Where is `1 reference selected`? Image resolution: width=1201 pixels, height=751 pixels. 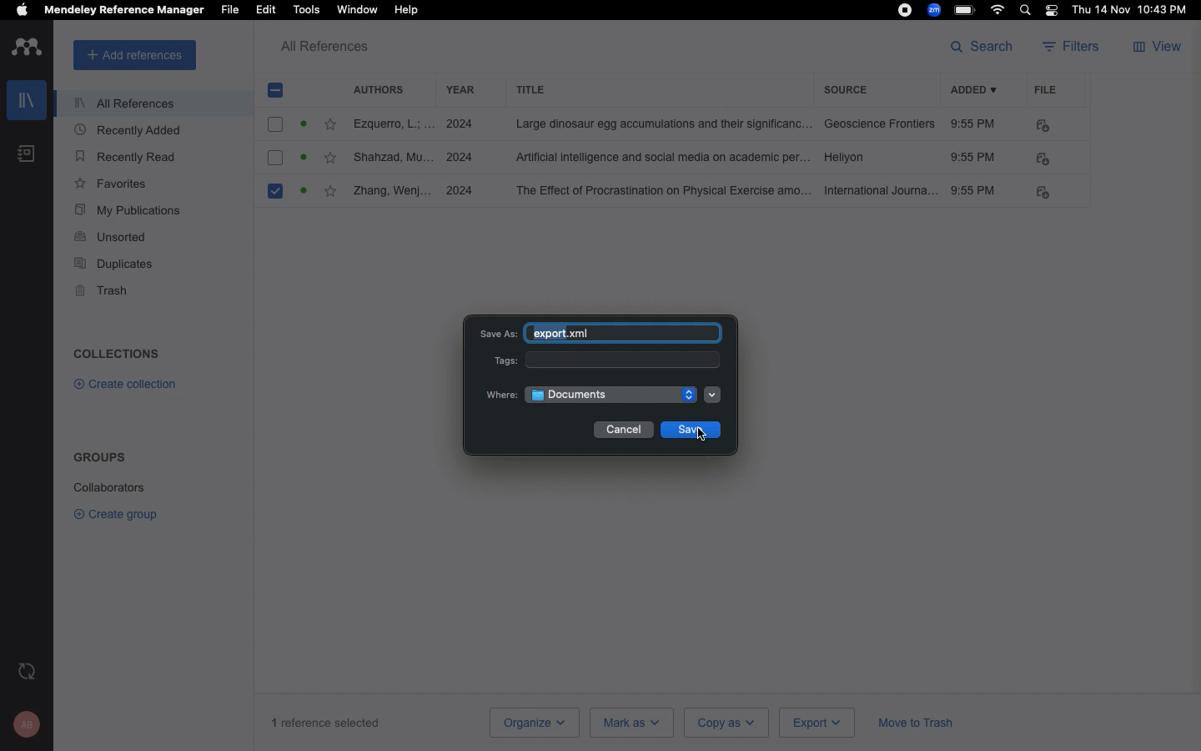 1 reference selected is located at coordinates (326, 722).